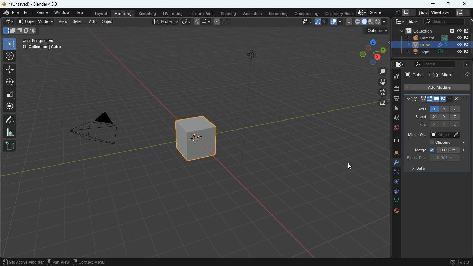 This screenshot has height=266, width=473. I want to click on rendering, so click(278, 13).